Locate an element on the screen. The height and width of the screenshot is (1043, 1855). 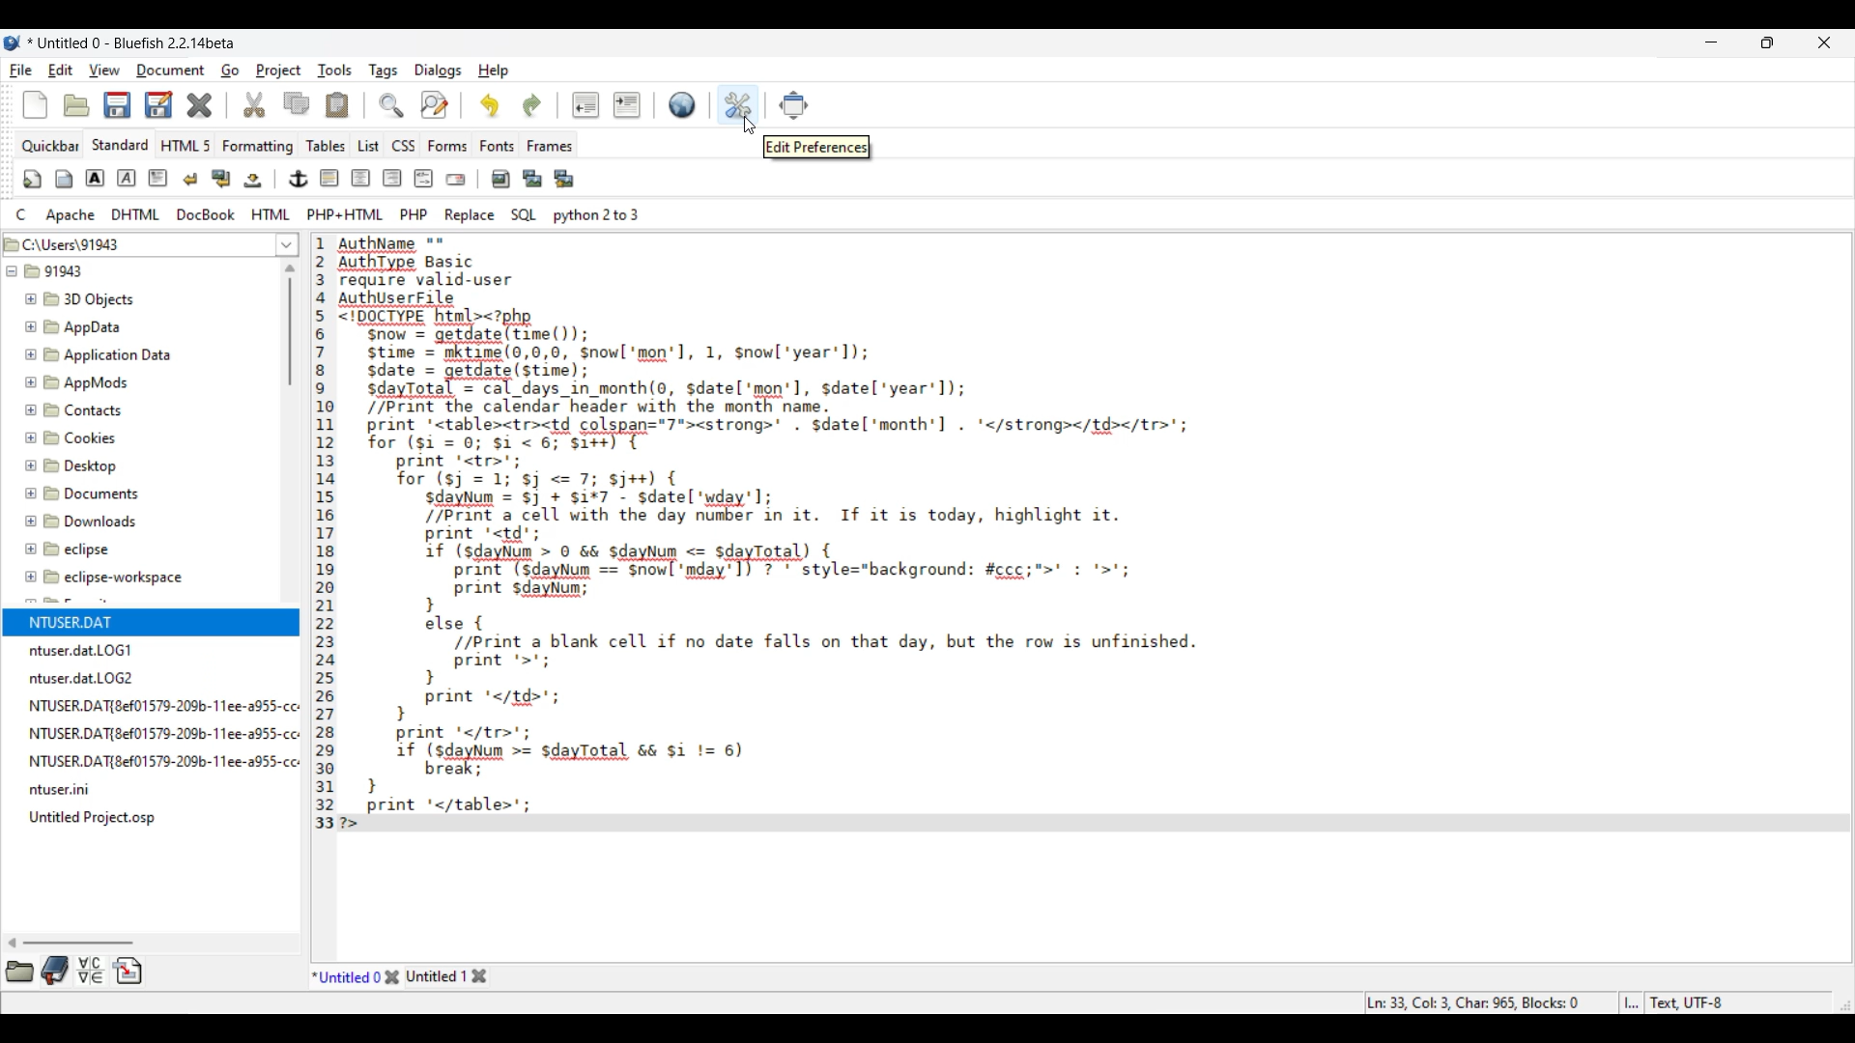
Contacts is located at coordinates (83, 410).